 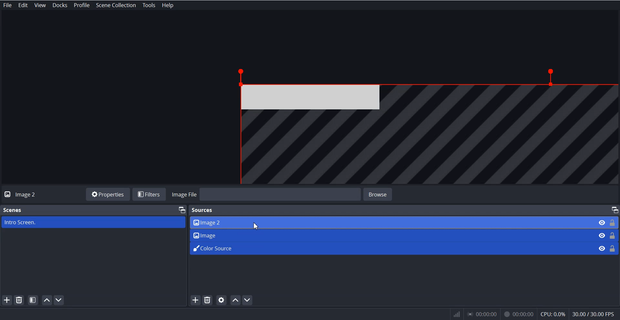 What do you see at coordinates (7, 300) in the screenshot?
I see `Add Scene` at bounding box center [7, 300].